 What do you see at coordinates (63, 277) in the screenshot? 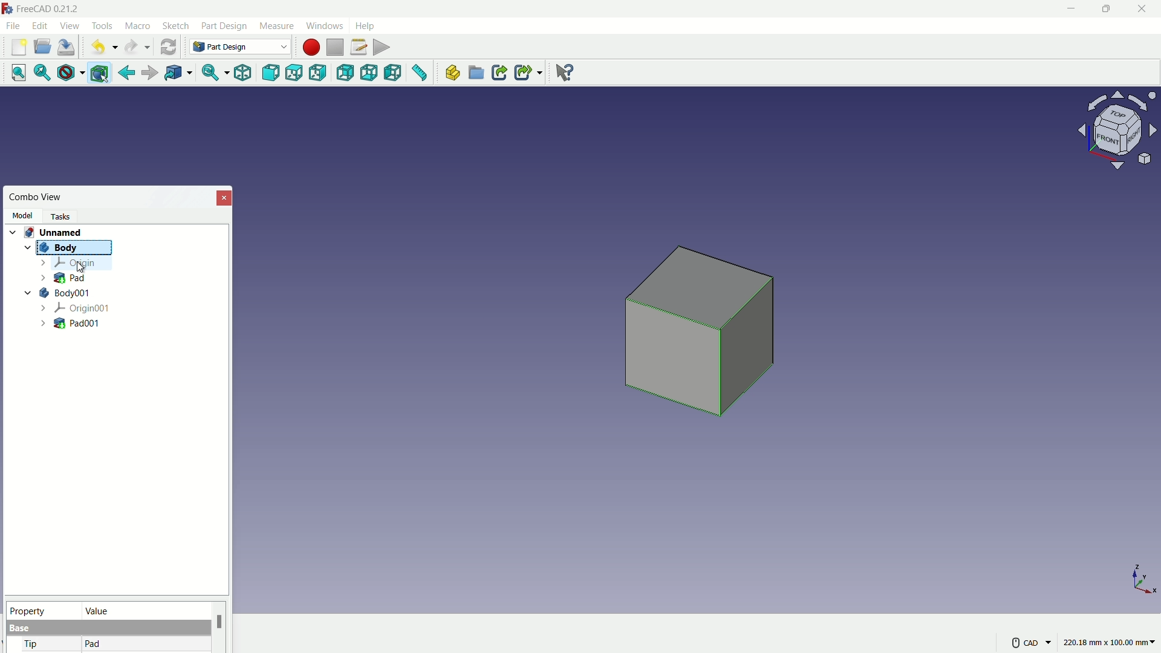
I see `Pad` at bounding box center [63, 277].